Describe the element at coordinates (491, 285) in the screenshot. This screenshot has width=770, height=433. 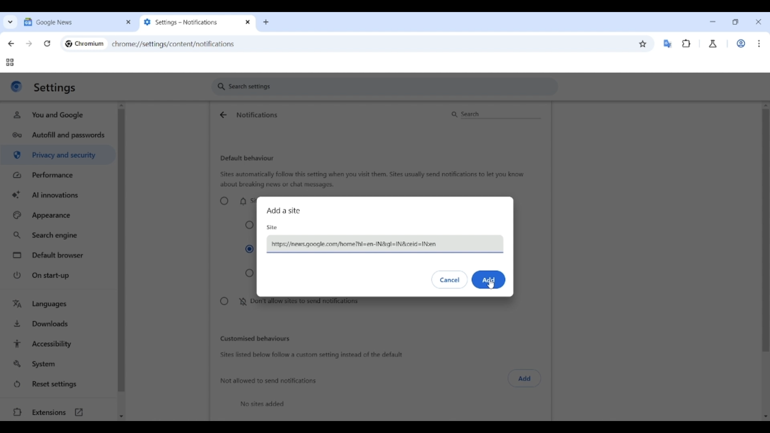
I see `Cursor` at that location.